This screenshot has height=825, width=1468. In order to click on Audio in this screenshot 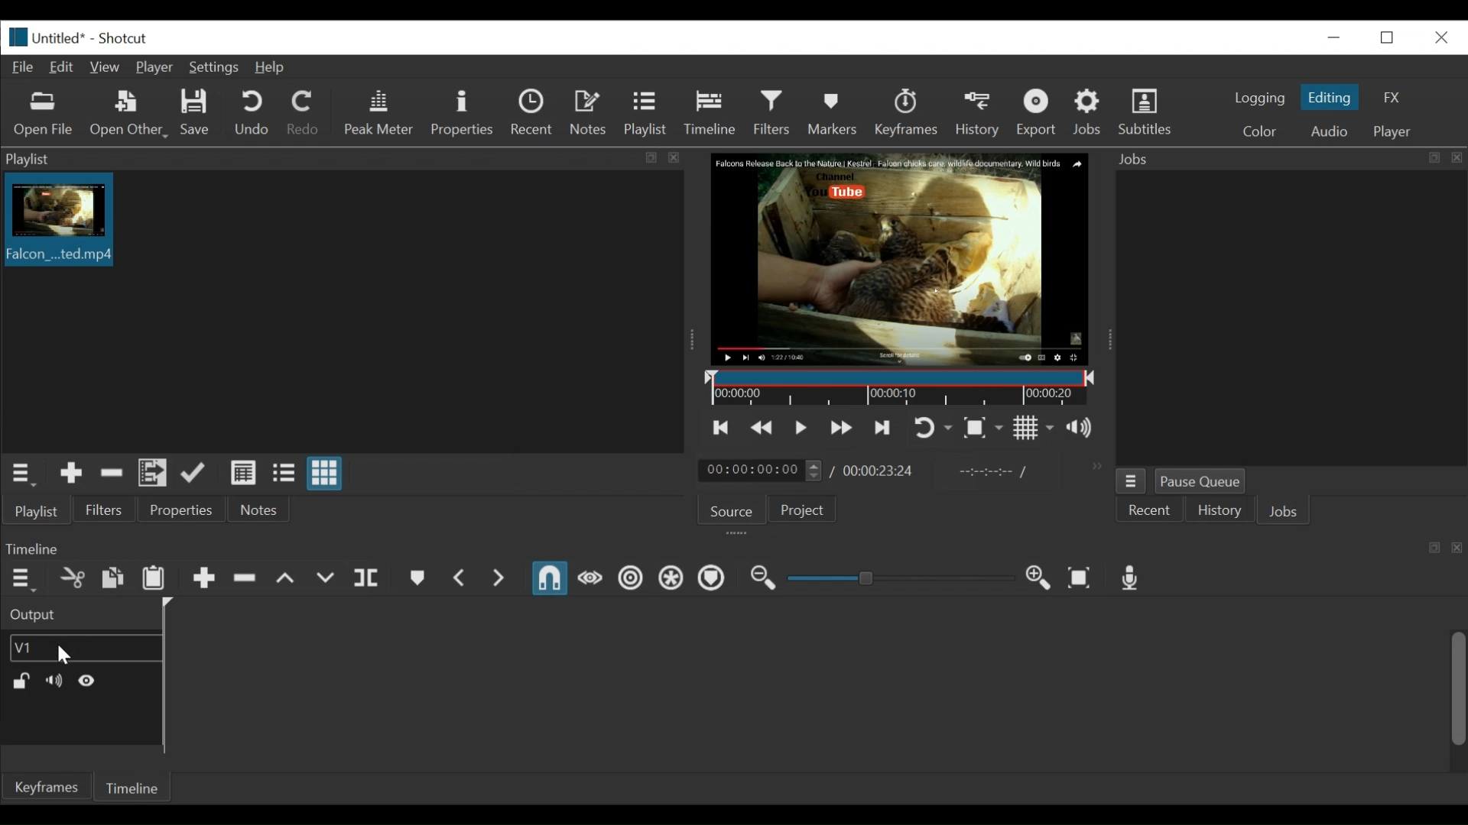, I will do `click(1327, 130)`.